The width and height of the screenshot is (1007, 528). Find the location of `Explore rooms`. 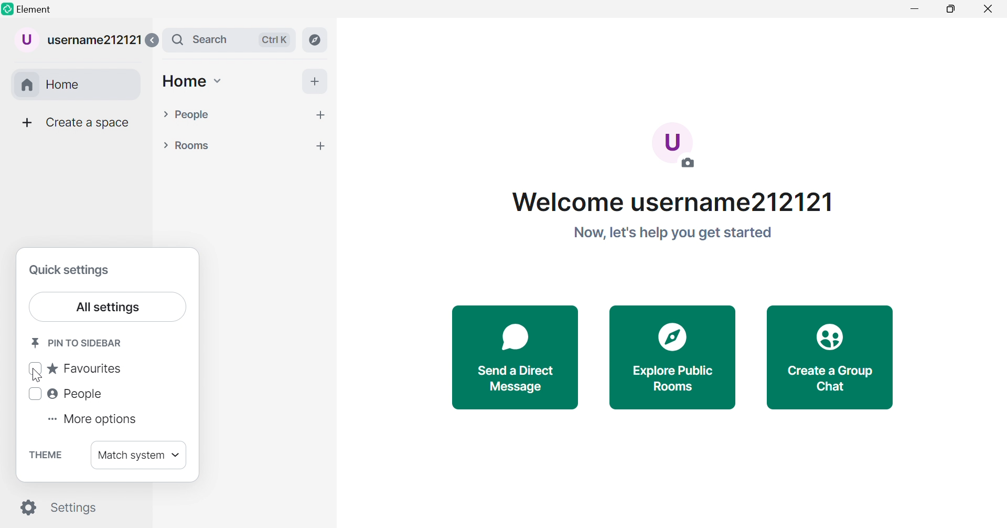

Explore rooms is located at coordinates (316, 40).